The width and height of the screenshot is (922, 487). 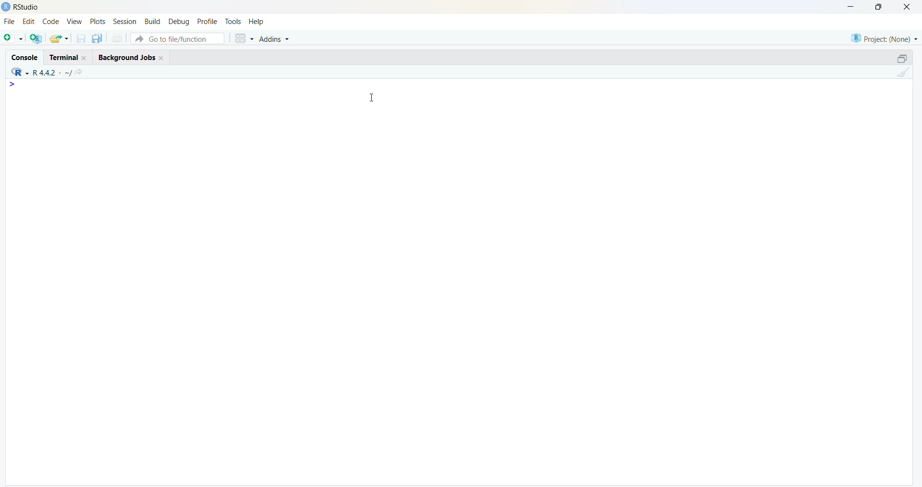 I want to click on Close , so click(x=85, y=58).